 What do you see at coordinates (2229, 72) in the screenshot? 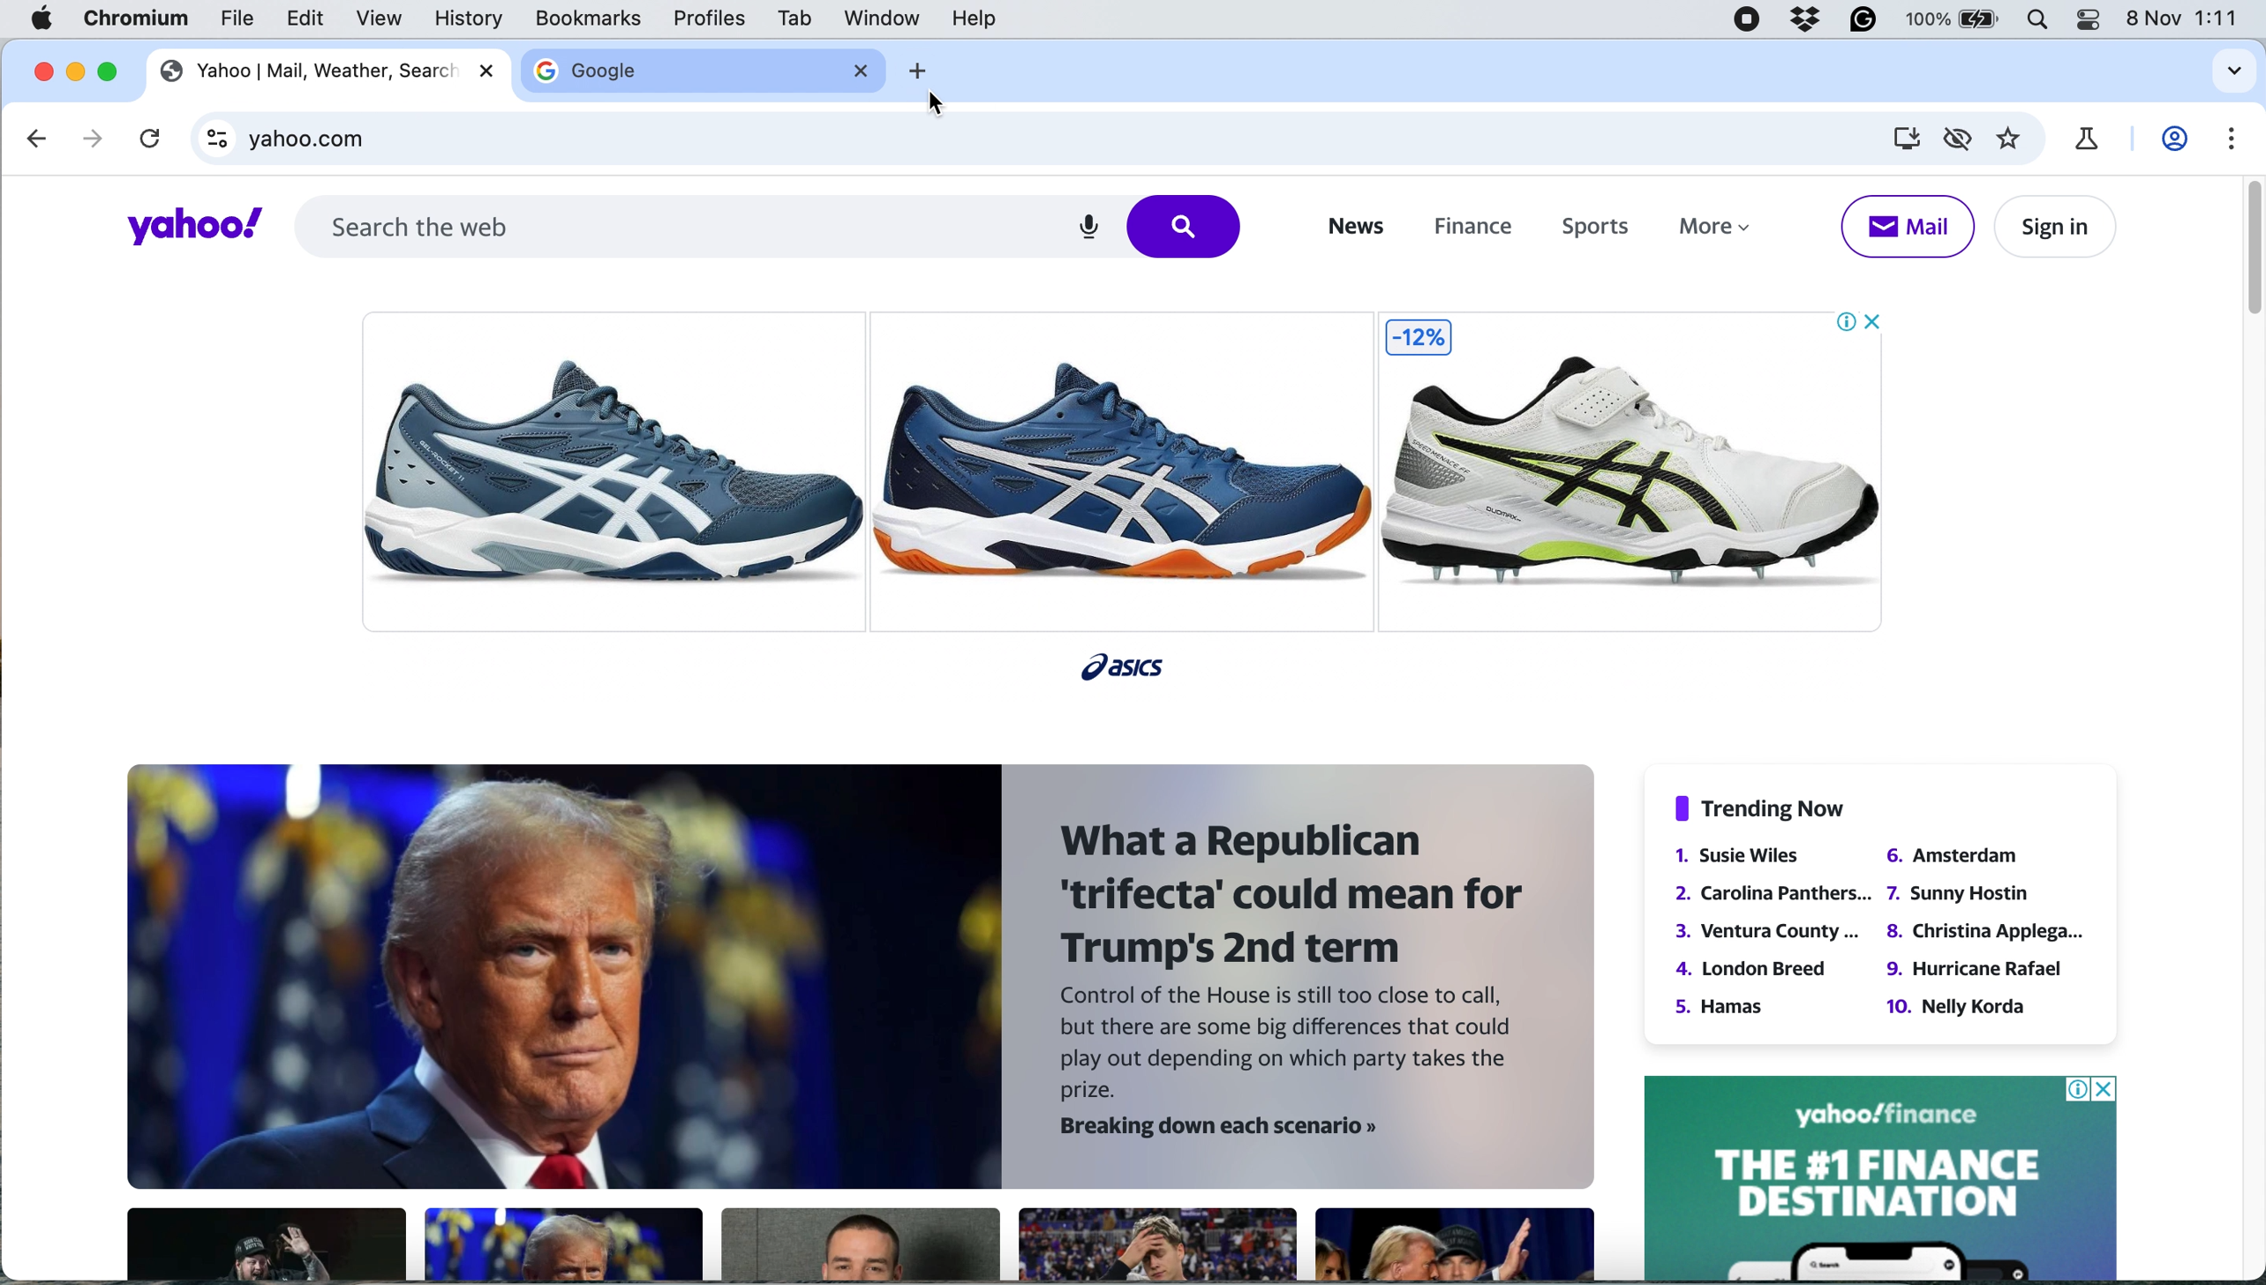
I see `search tabs` at bounding box center [2229, 72].